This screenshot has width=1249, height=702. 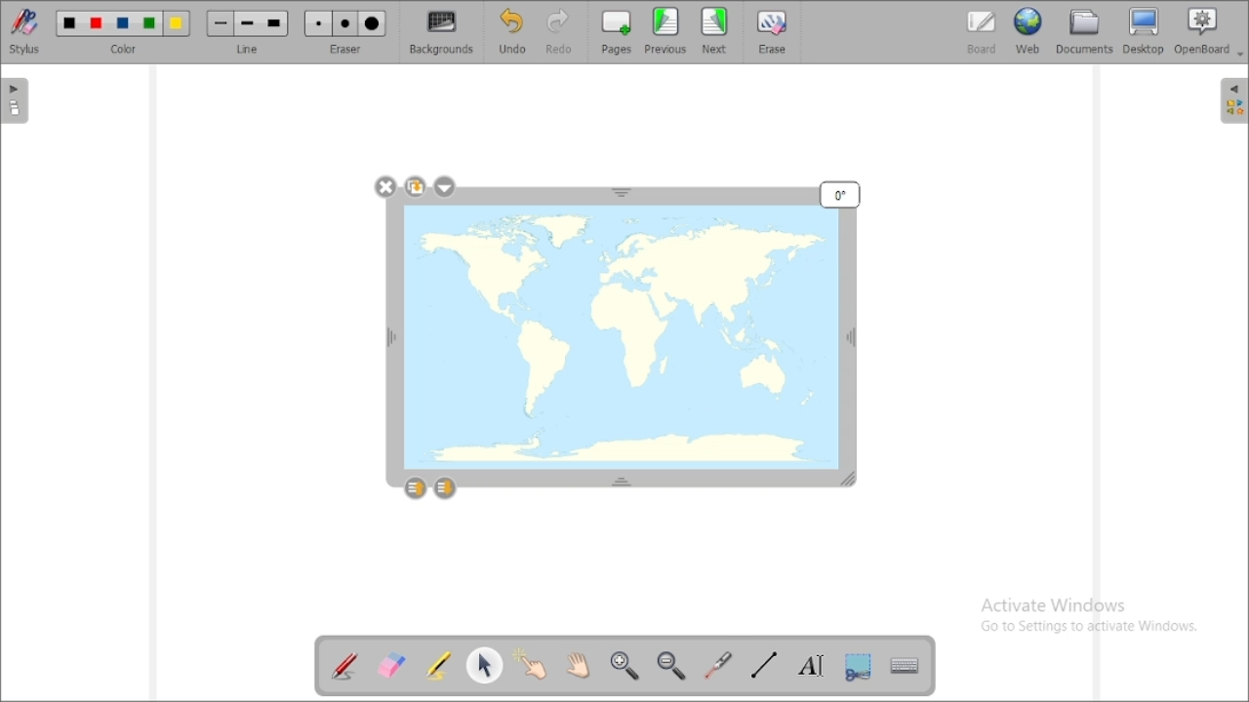 What do you see at coordinates (904, 665) in the screenshot?
I see `display virtual keyboard` at bounding box center [904, 665].